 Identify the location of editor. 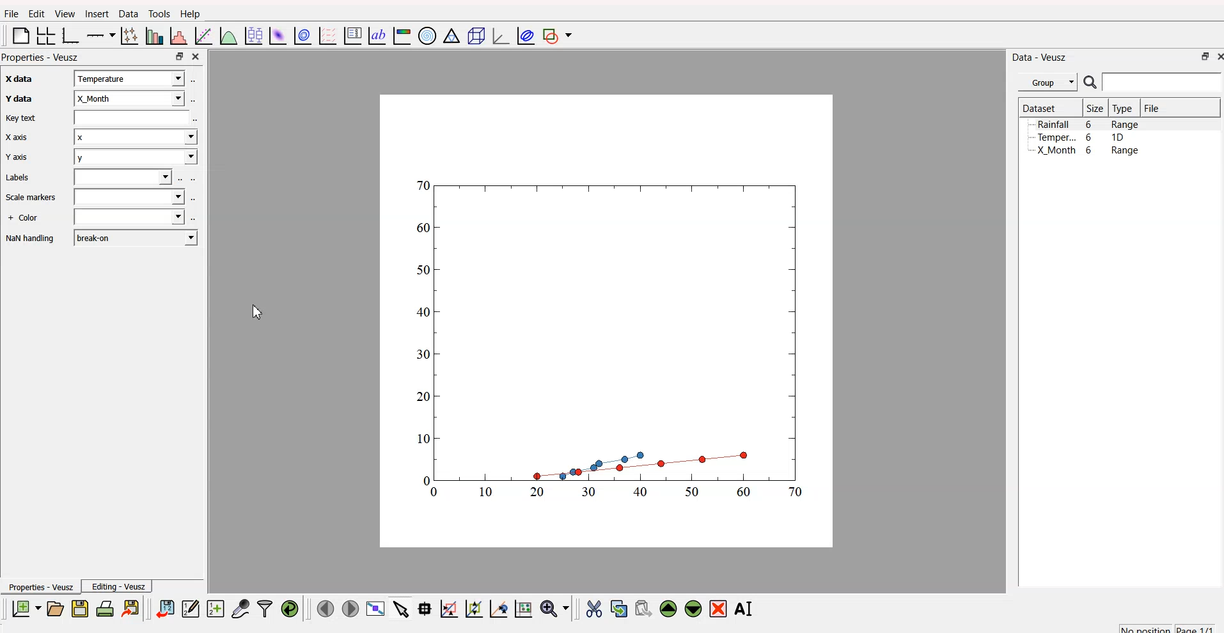
(191, 607).